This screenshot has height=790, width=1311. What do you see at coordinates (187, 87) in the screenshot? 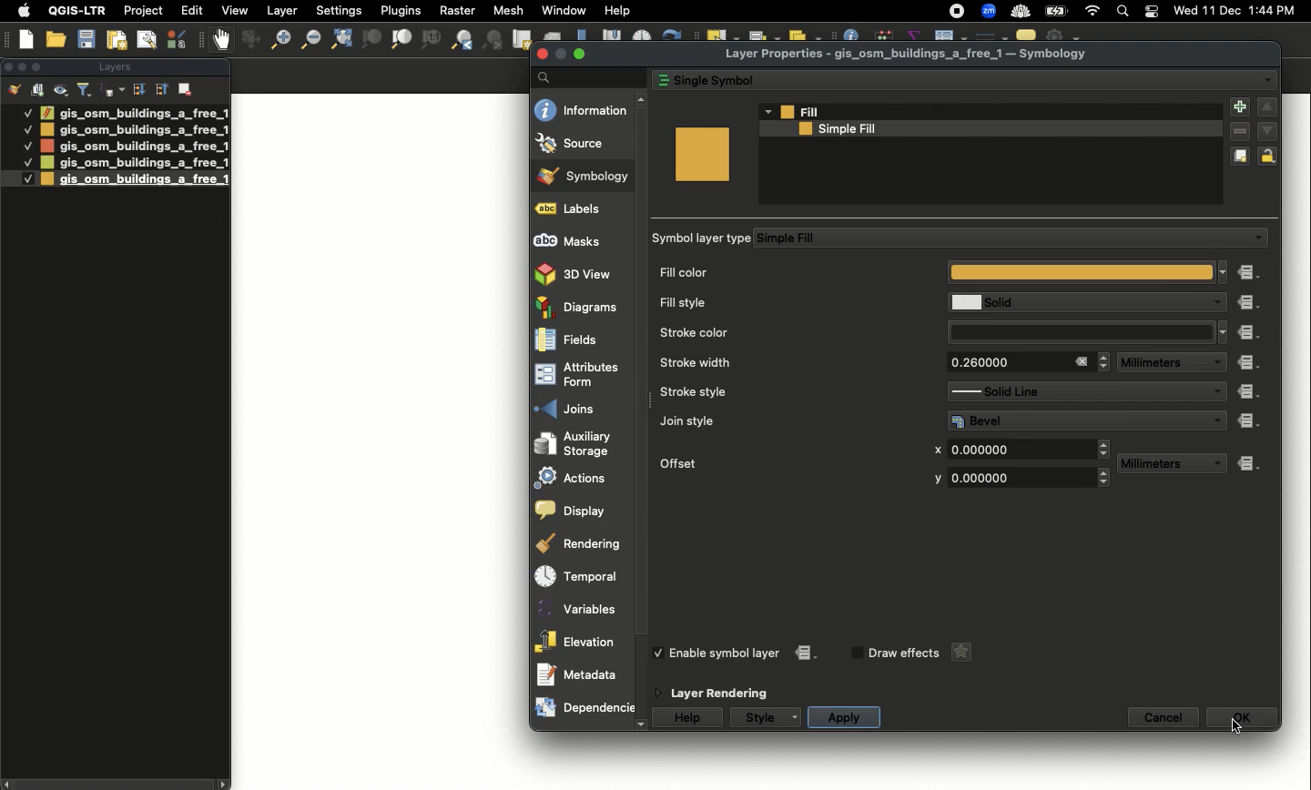
I see `Remove` at bounding box center [187, 87].